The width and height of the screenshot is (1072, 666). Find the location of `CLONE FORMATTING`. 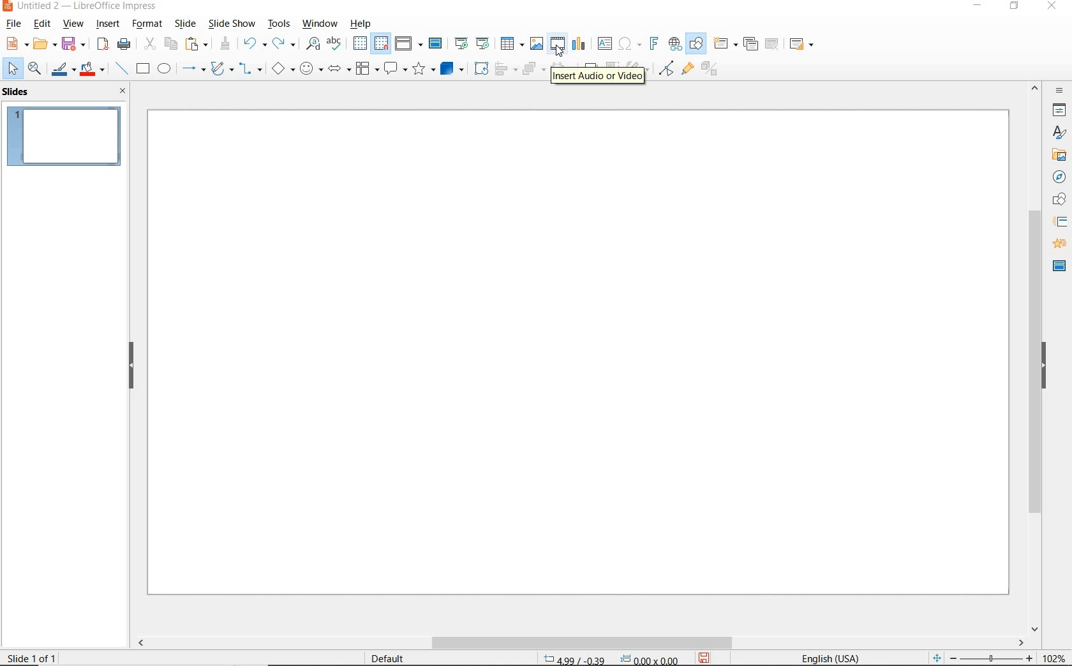

CLONE FORMATTING is located at coordinates (225, 45).